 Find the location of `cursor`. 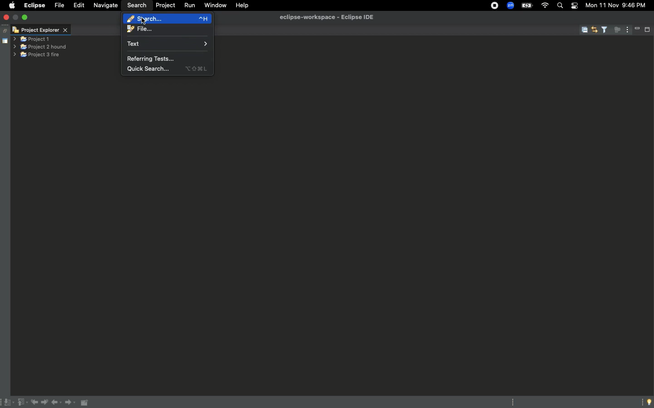

cursor is located at coordinates (148, 22).